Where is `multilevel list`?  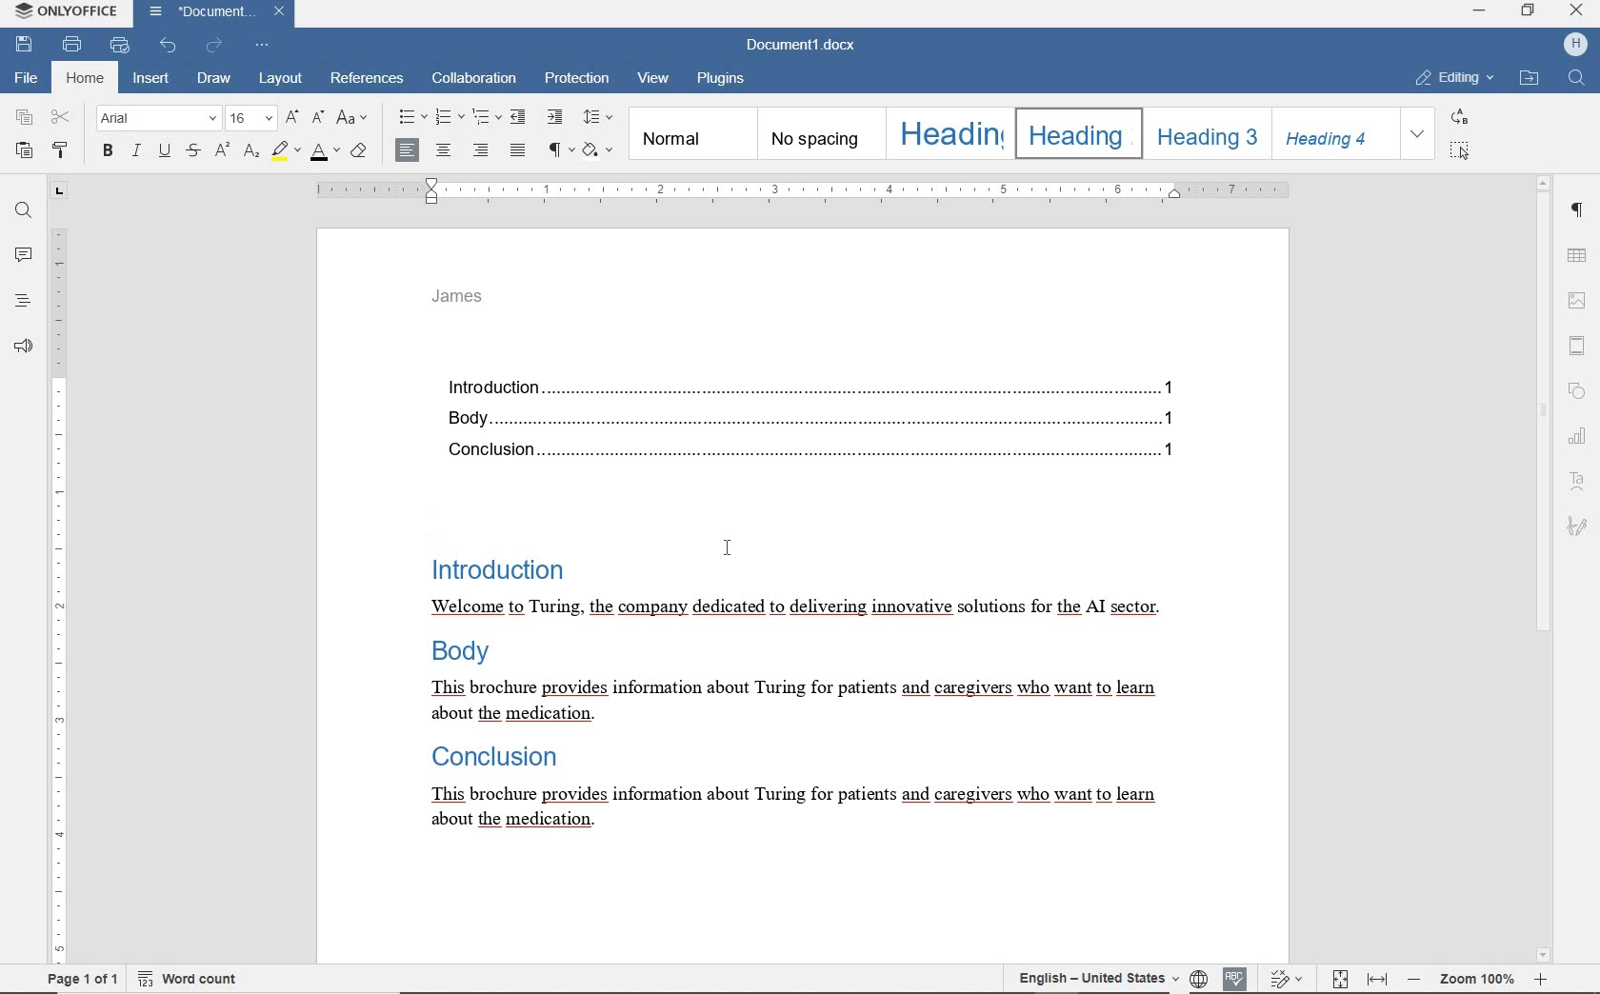 multilevel list is located at coordinates (485, 116).